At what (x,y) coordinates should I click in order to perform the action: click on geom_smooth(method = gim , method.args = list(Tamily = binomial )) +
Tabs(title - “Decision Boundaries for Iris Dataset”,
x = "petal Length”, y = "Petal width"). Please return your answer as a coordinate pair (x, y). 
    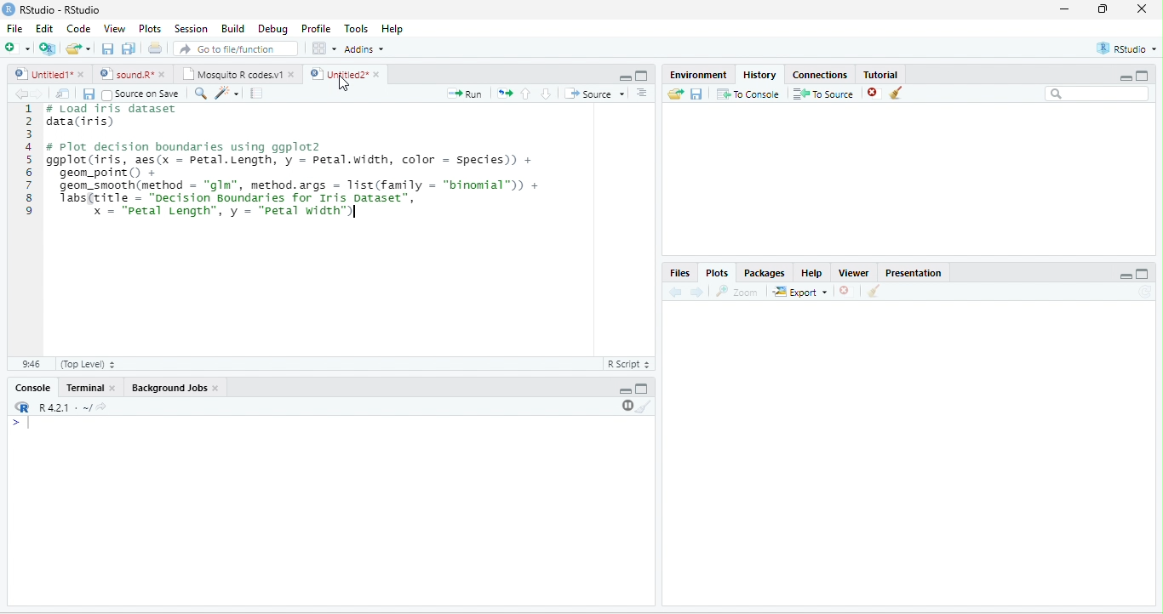
    Looking at the image, I should click on (301, 202).